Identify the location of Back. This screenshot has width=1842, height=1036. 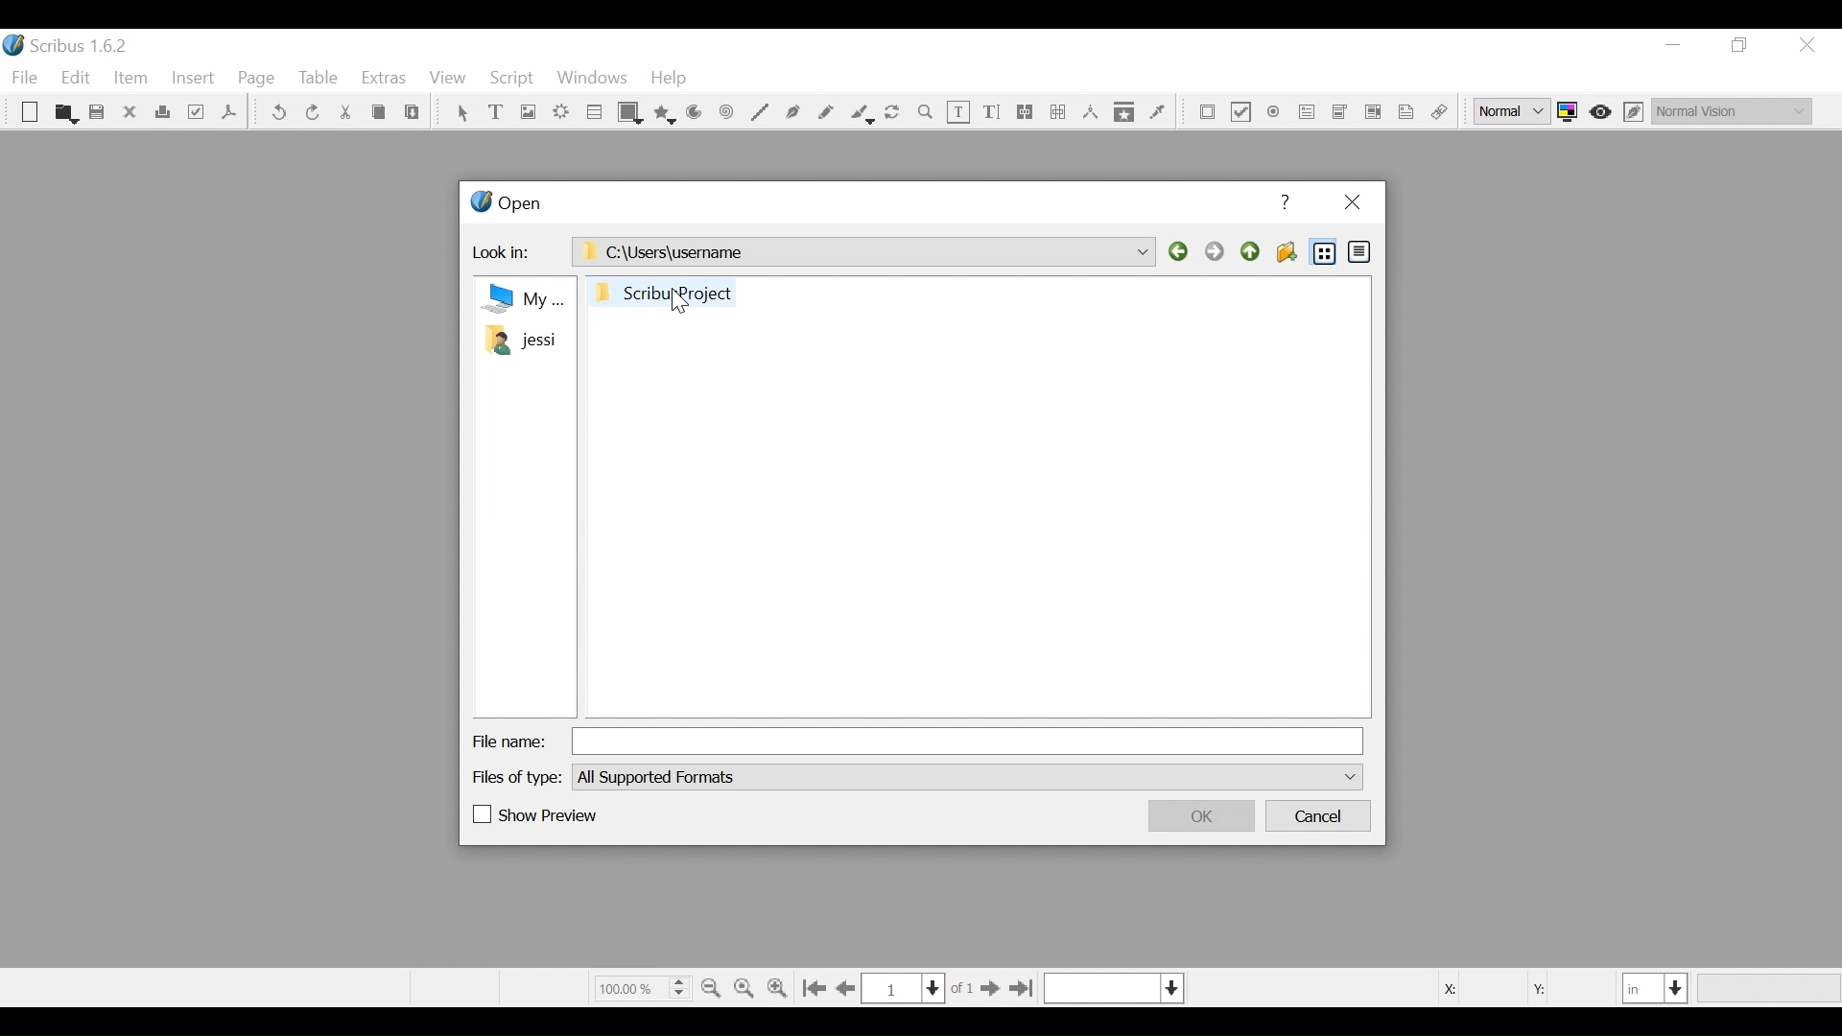
(1181, 252).